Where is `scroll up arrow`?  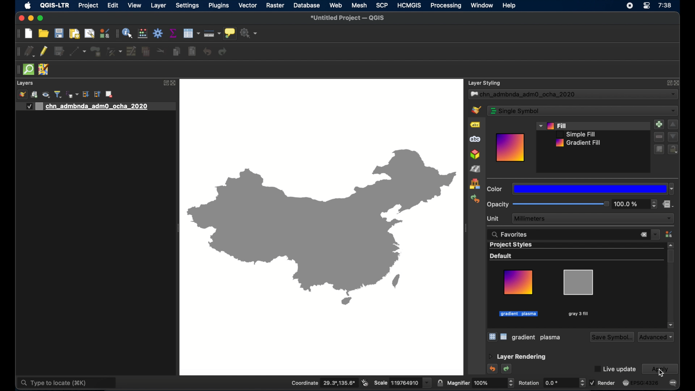
scroll up arrow is located at coordinates (671, 245).